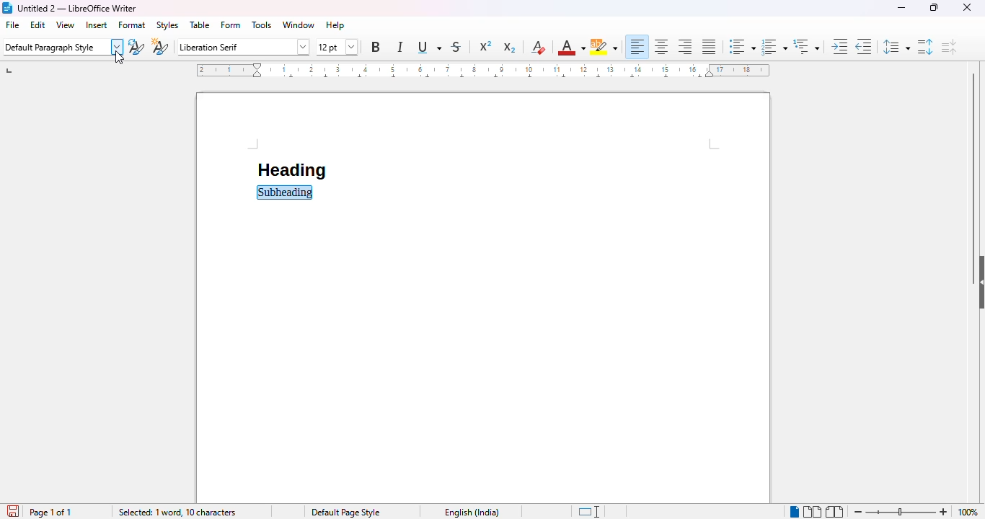  I want to click on increase indent, so click(839, 46).